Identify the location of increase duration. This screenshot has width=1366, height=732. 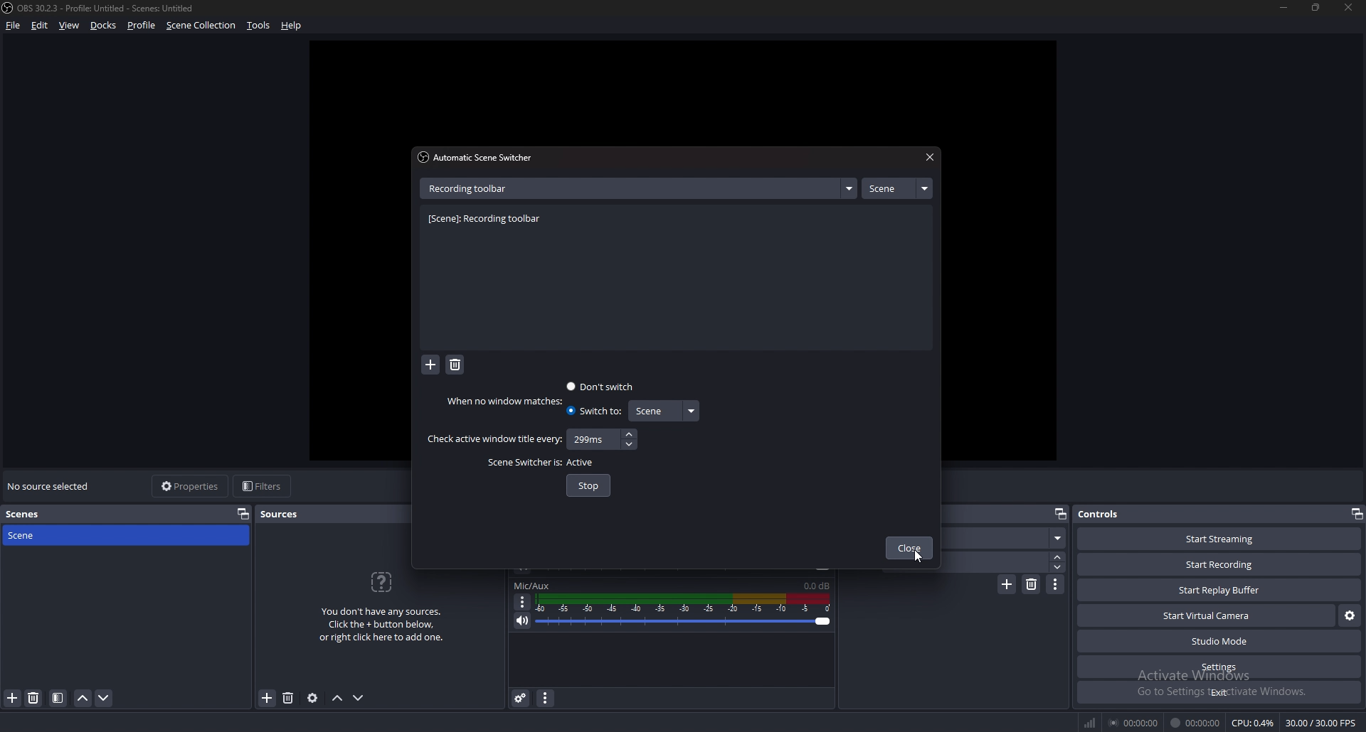
(1059, 556).